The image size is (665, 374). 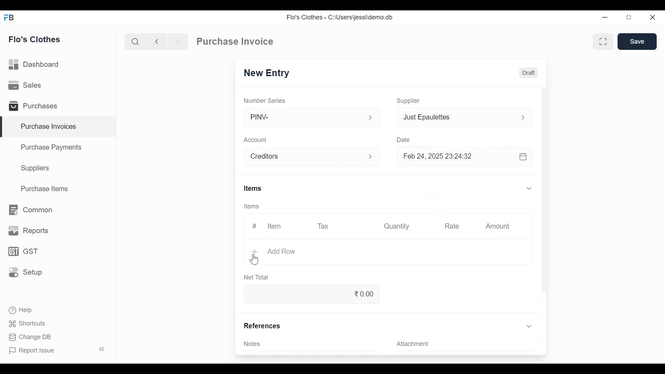 What do you see at coordinates (256, 140) in the screenshot?
I see `Account` at bounding box center [256, 140].